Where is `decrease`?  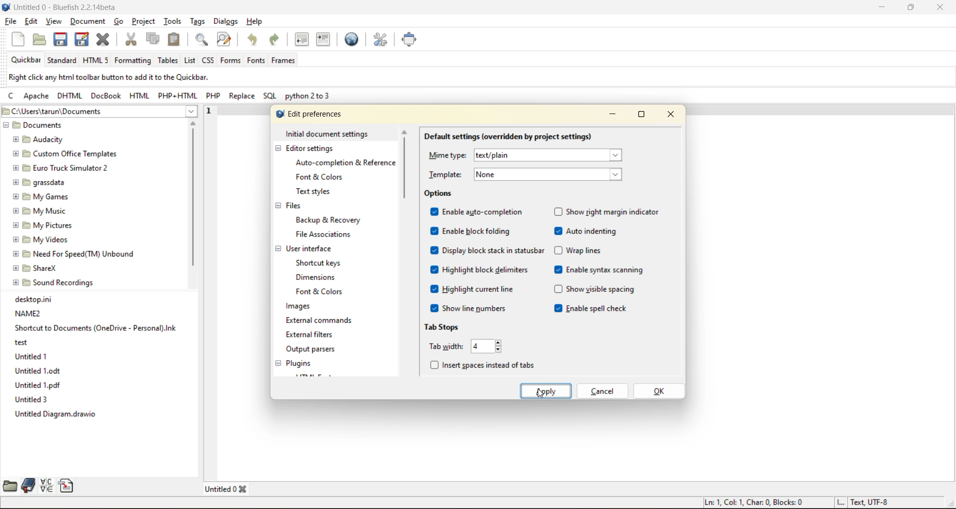
decrease is located at coordinates (500, 349).